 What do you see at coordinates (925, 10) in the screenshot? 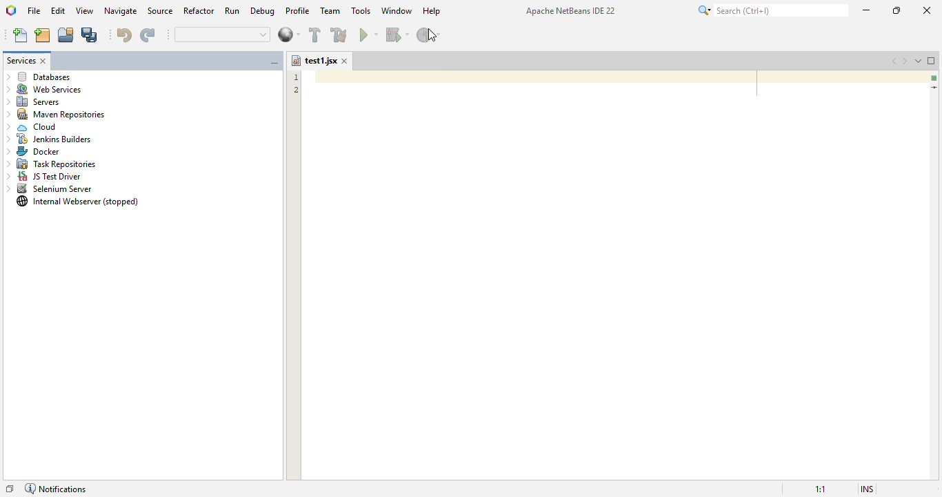
I see `close` at bounding box center [925, 10].